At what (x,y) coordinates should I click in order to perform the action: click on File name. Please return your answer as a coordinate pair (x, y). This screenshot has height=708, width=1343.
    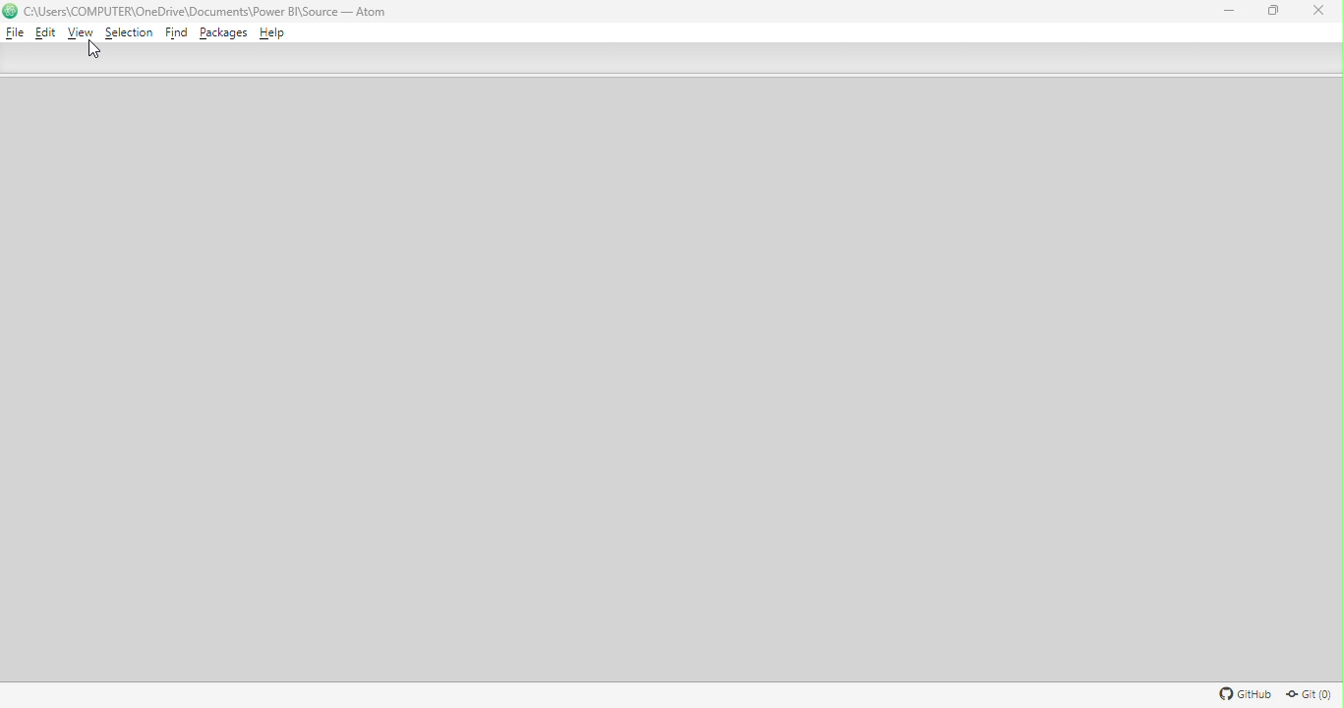
    Looking at the image, I should click on (211, 12).